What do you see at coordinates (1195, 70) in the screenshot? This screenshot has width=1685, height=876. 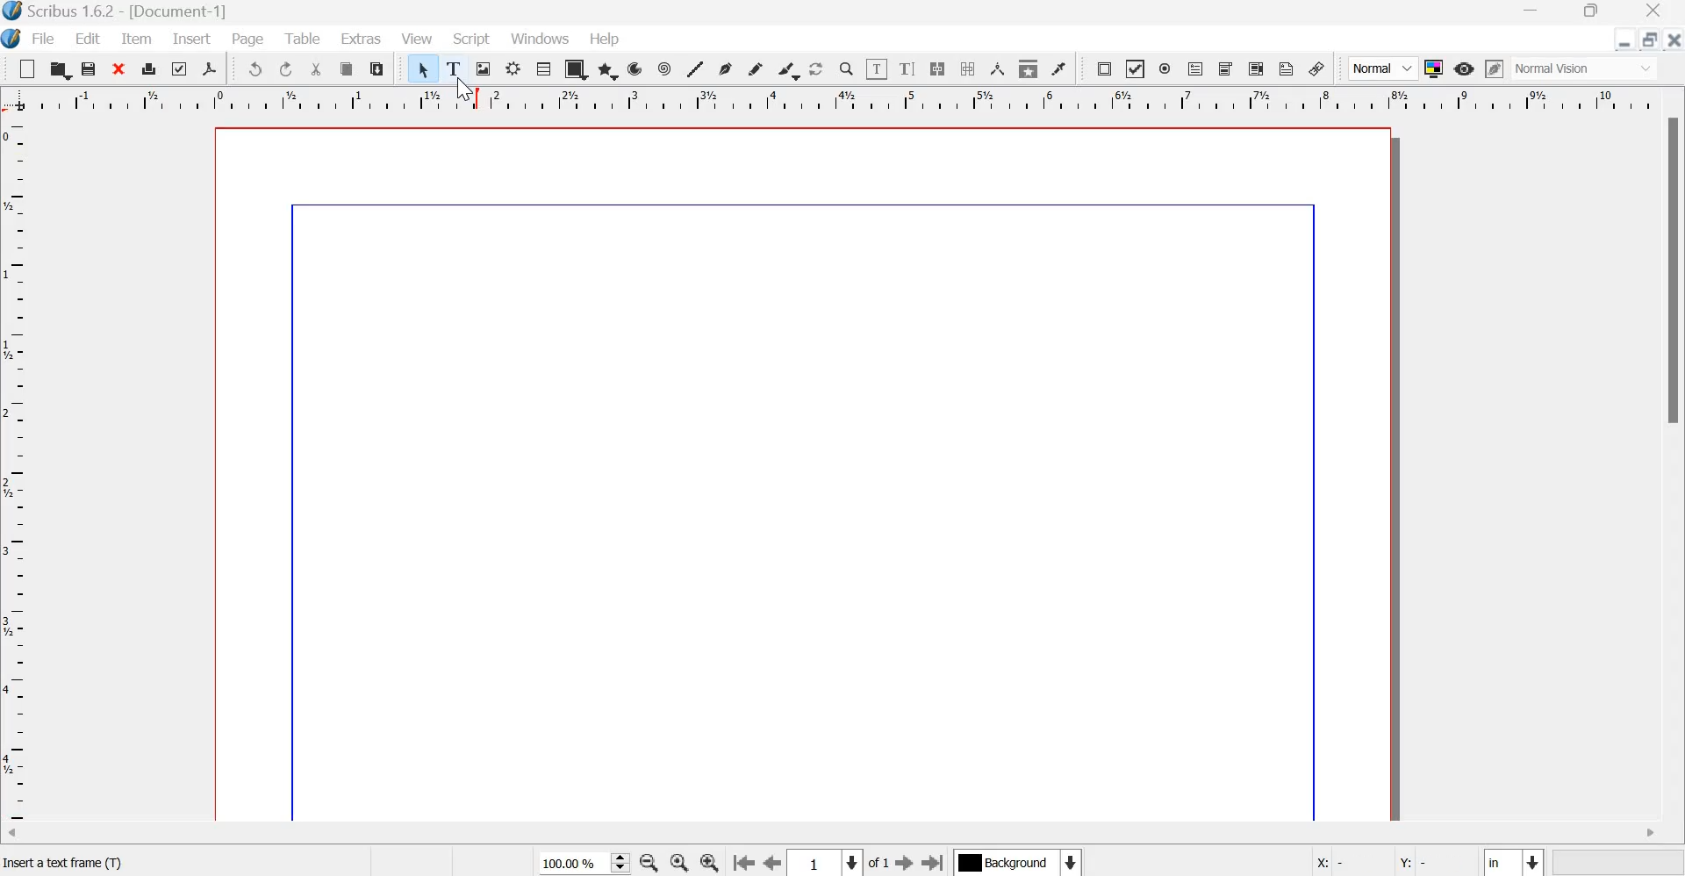 I see `PDF text field` at bounding box center [1195, 70].